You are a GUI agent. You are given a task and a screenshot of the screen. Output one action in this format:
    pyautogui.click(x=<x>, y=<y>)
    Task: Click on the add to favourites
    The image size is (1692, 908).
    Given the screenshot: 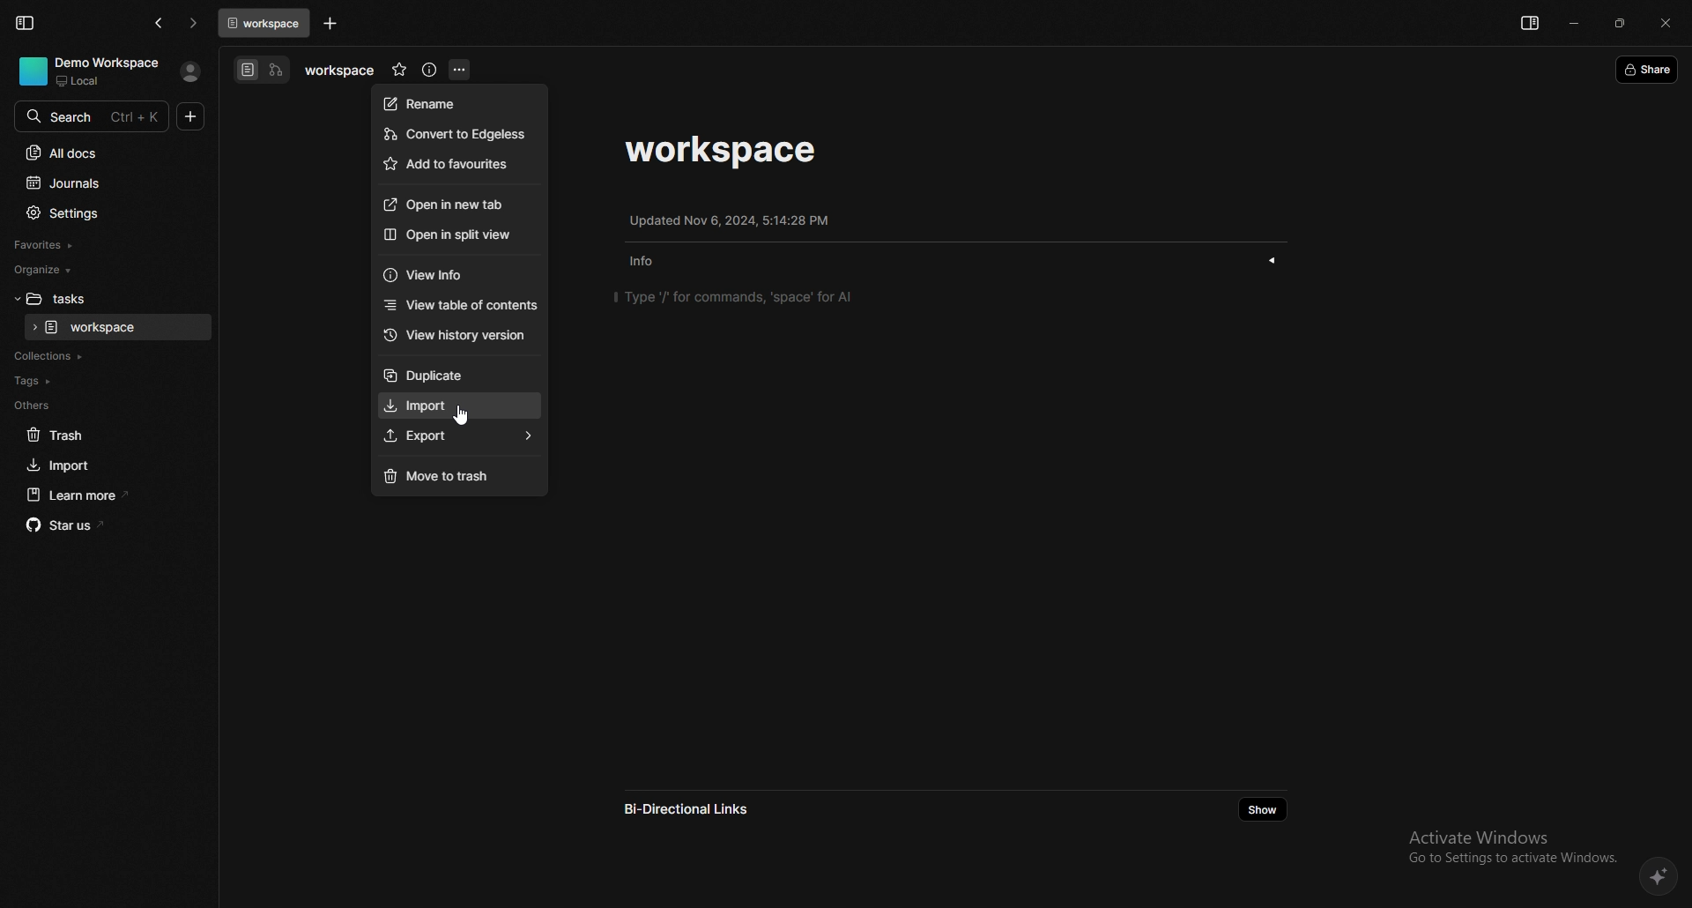 What is the action you would take?
    pyautogui.click(x=458, y=165)
    